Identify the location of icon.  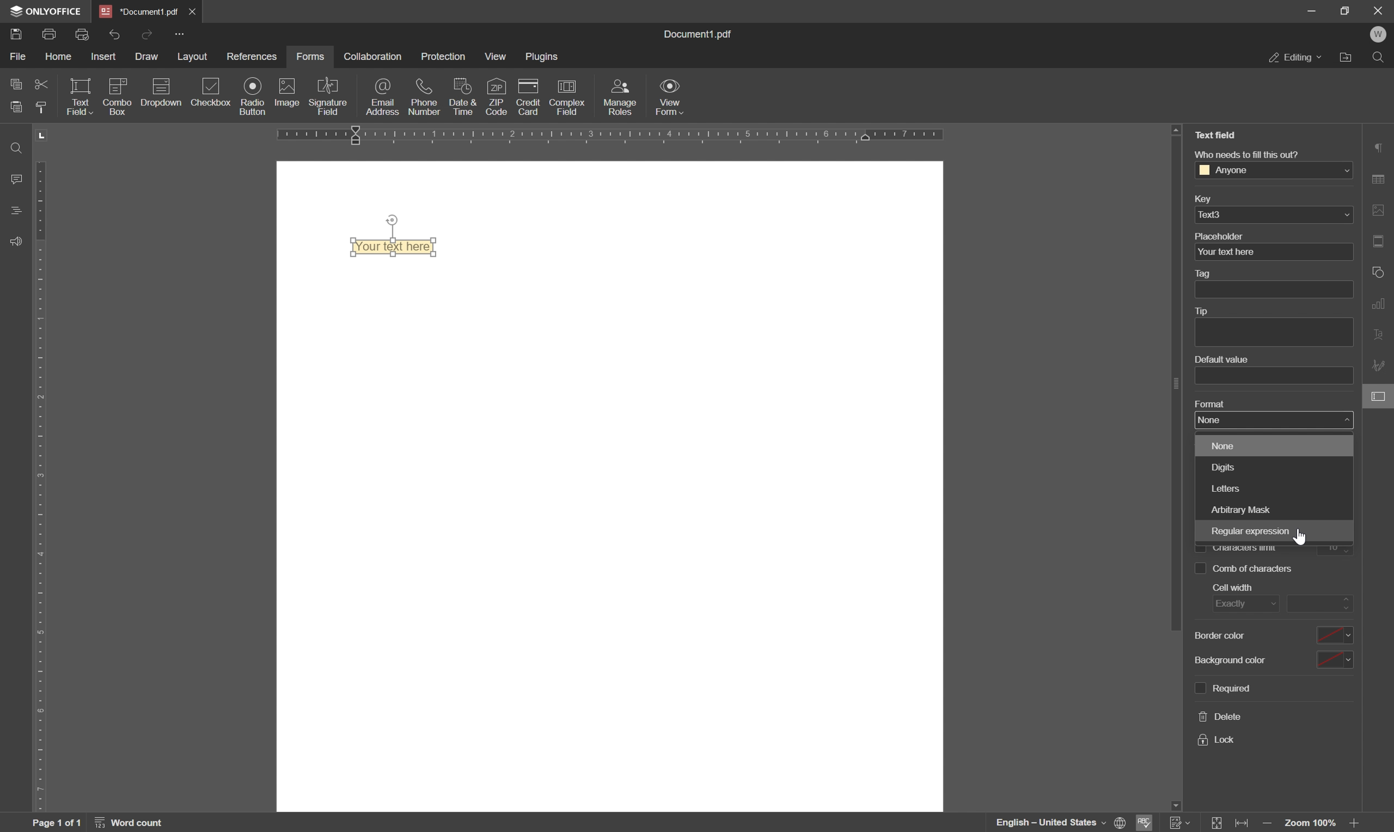
(160, 95).